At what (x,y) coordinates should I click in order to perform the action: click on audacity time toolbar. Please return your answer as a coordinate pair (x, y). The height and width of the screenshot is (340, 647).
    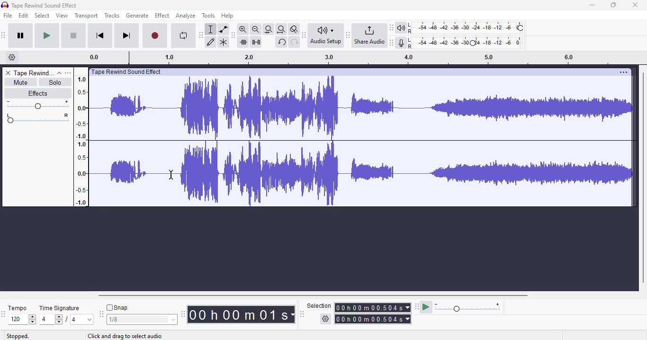
    Looking at the image, I should click on (183, 314).